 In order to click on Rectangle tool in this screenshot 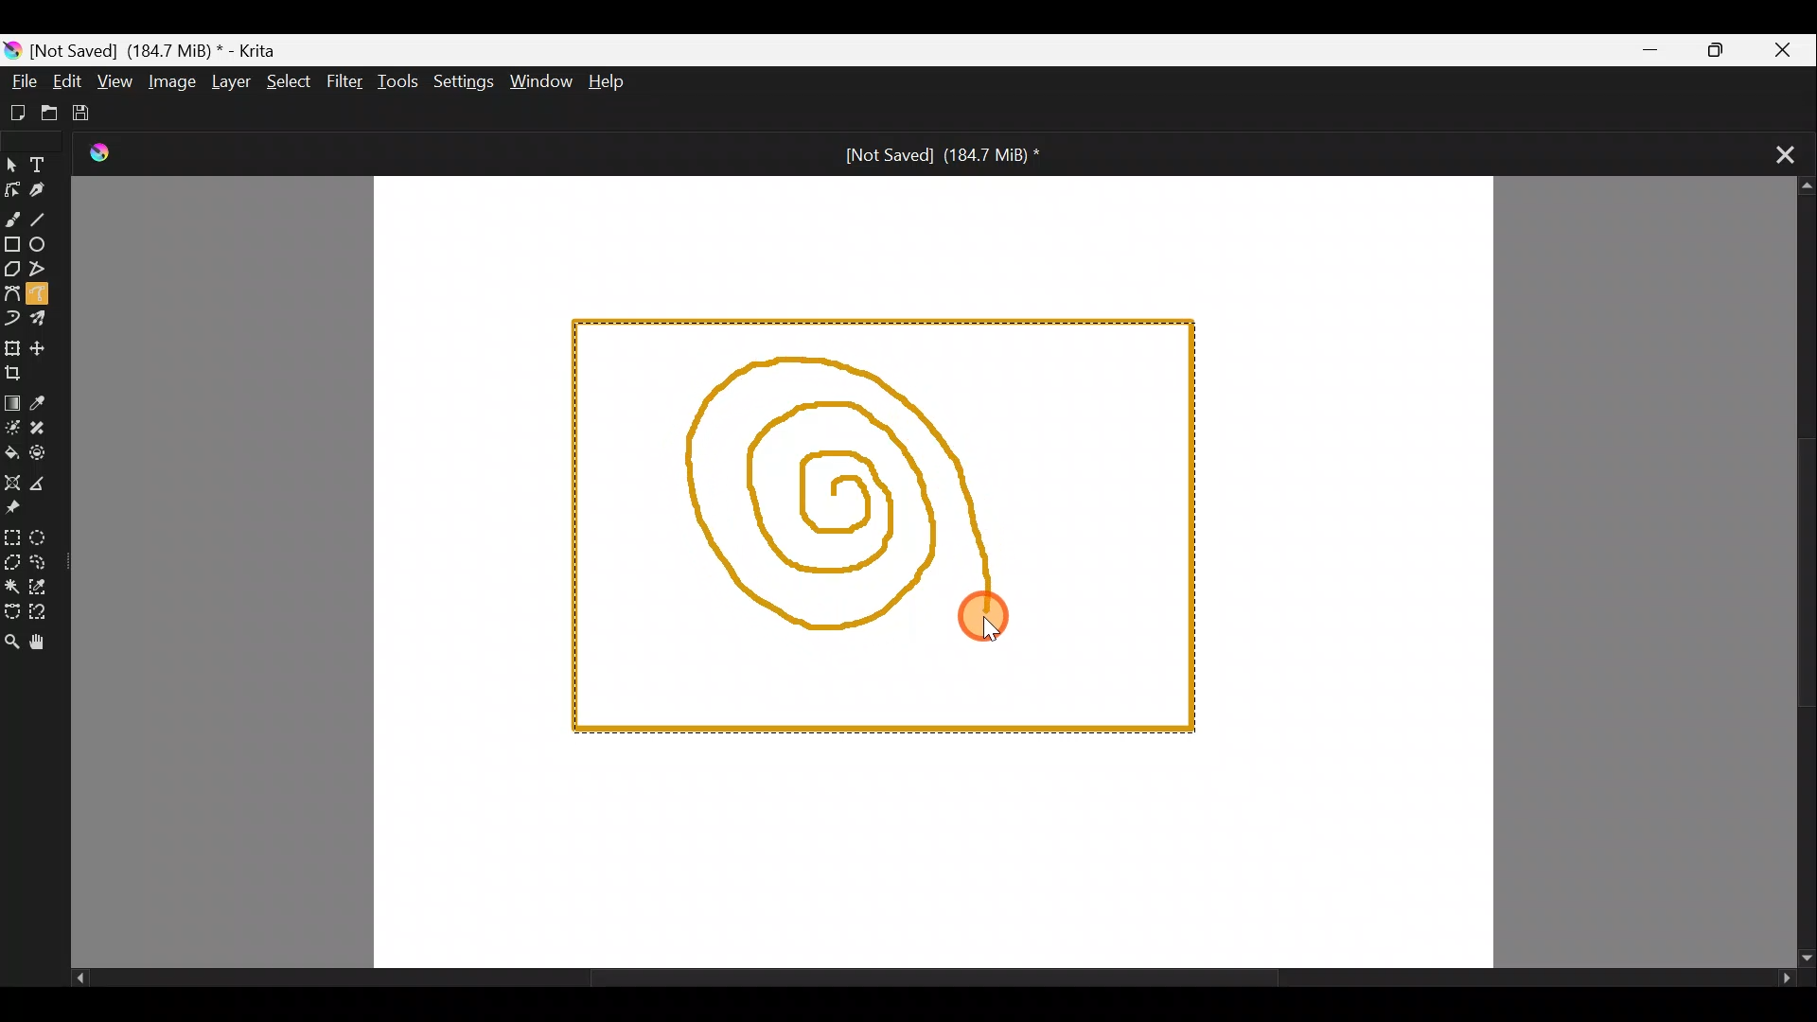, I will do `click(11, 244)`.